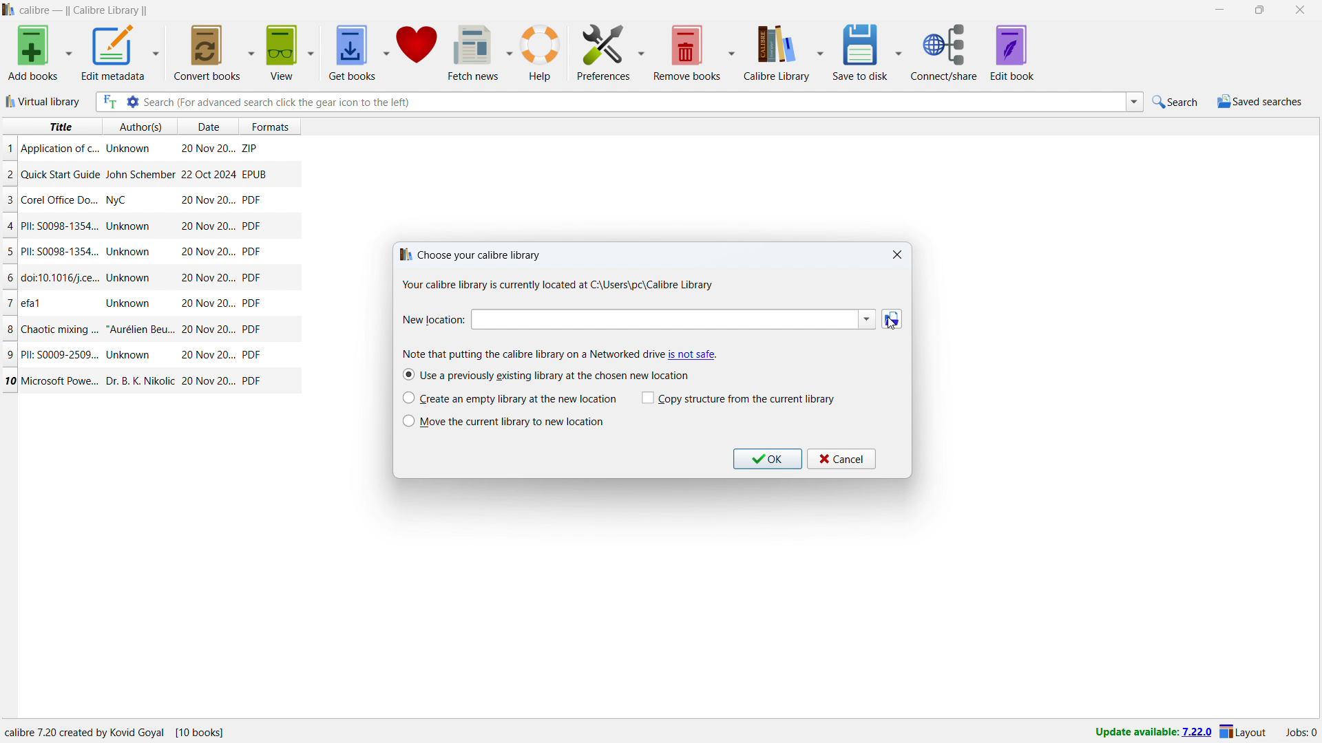  Describe the element at coordinates (61, 251) in the screenshot. I see `Title` at that location.